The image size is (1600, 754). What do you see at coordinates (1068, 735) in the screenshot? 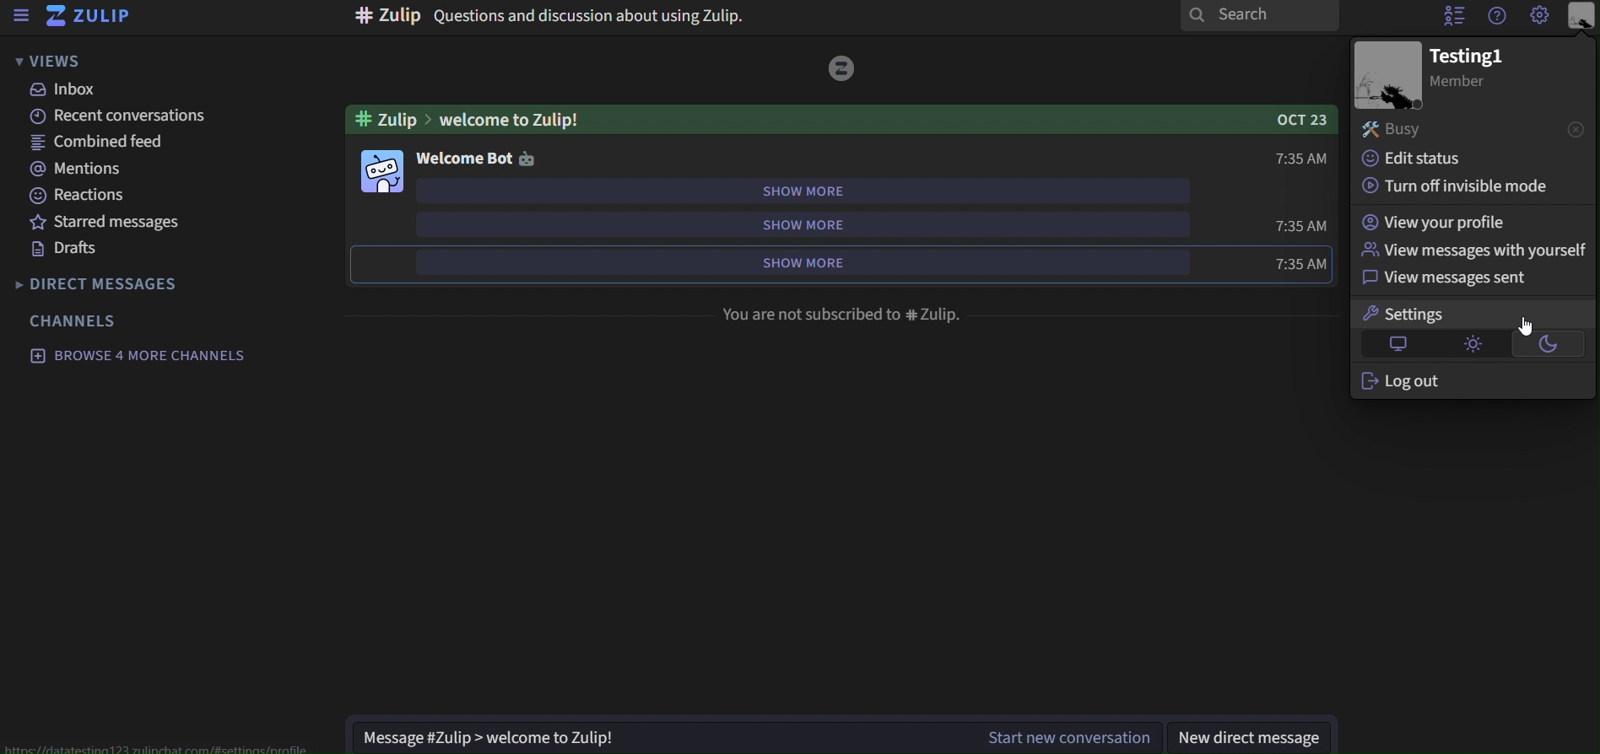
I see `Start new conversation` at bounding box center [1068, 735].